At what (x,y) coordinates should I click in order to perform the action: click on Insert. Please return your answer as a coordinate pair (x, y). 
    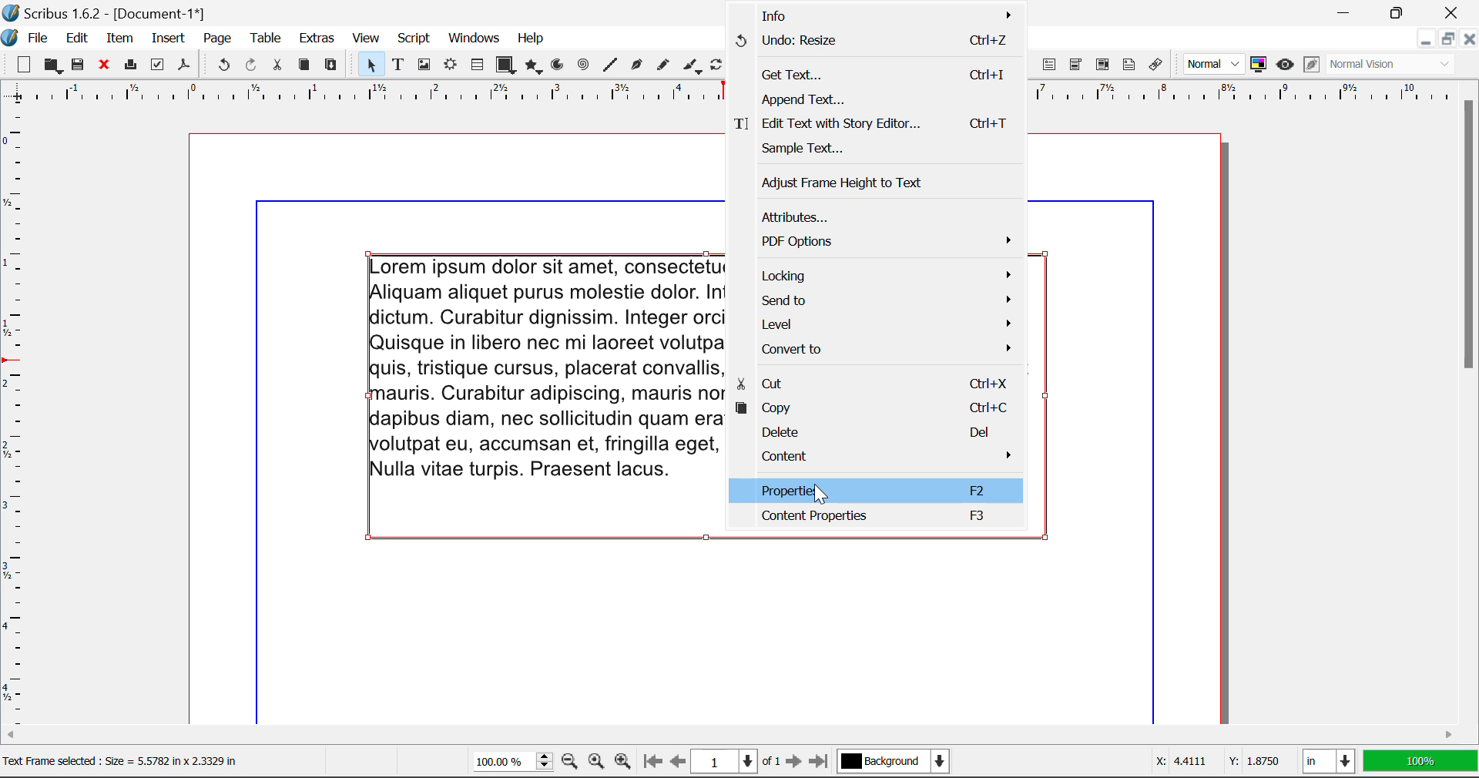
    Looking at the image, I should click on (166, 41).